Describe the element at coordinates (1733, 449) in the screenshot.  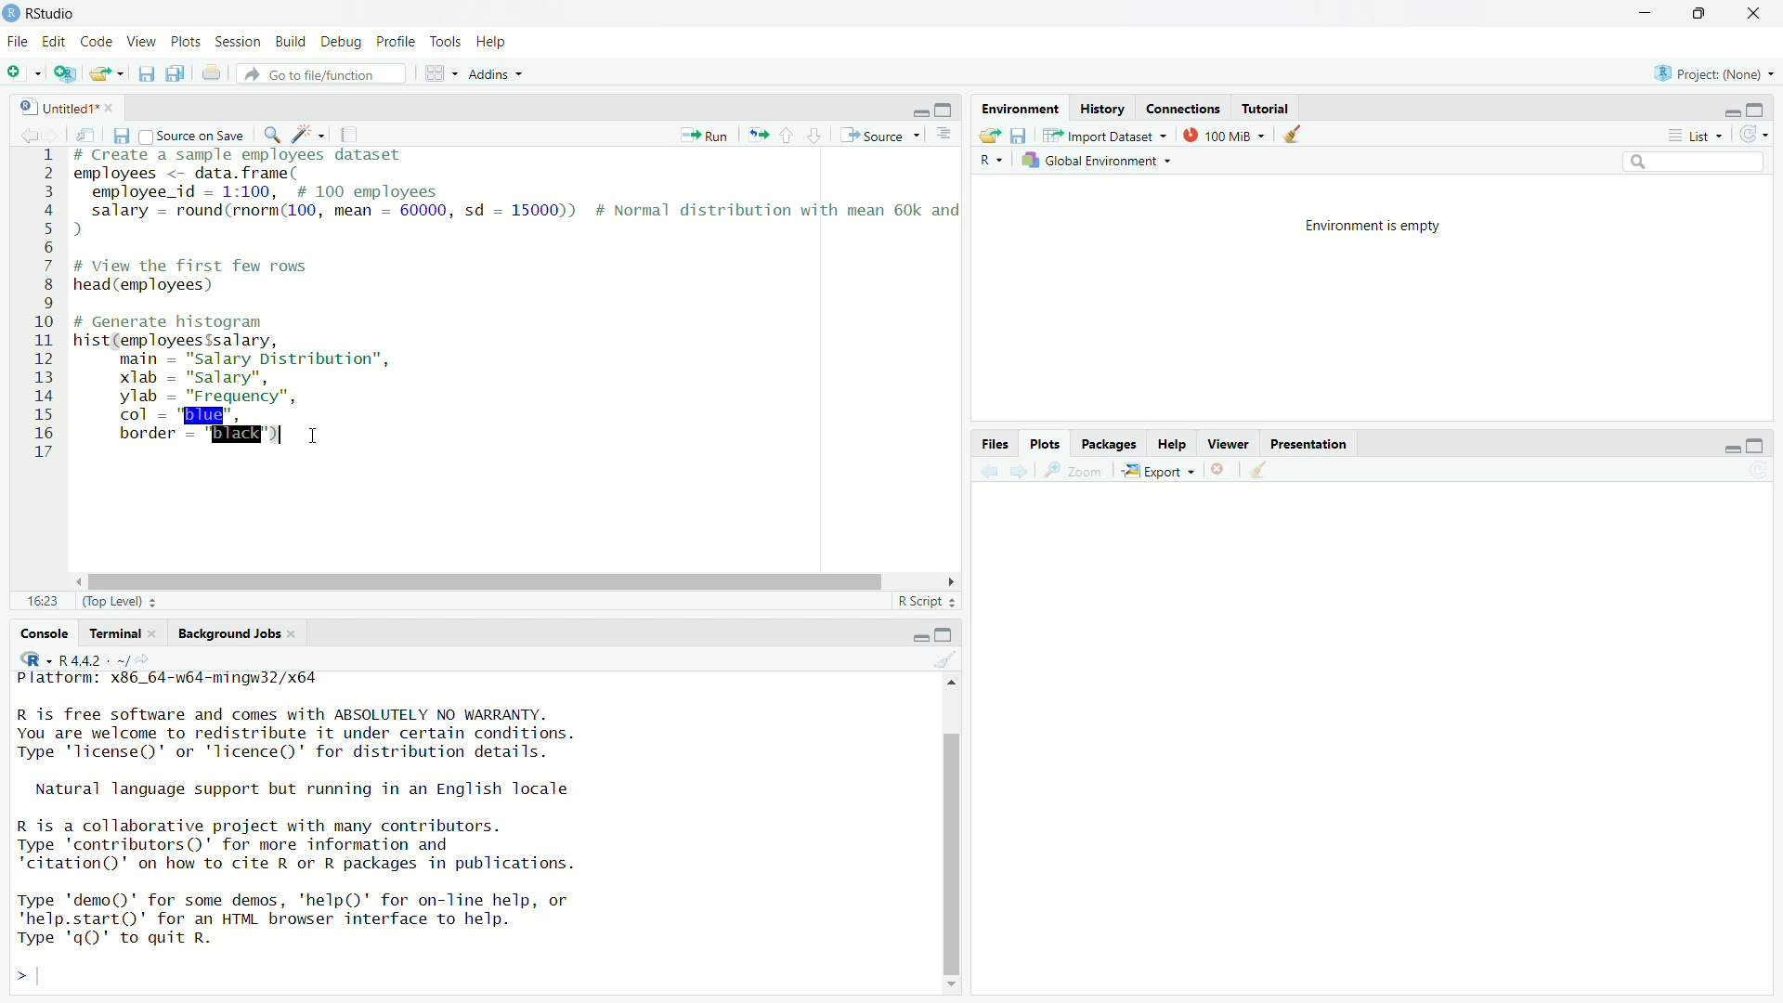
I see `minimise` at that location.